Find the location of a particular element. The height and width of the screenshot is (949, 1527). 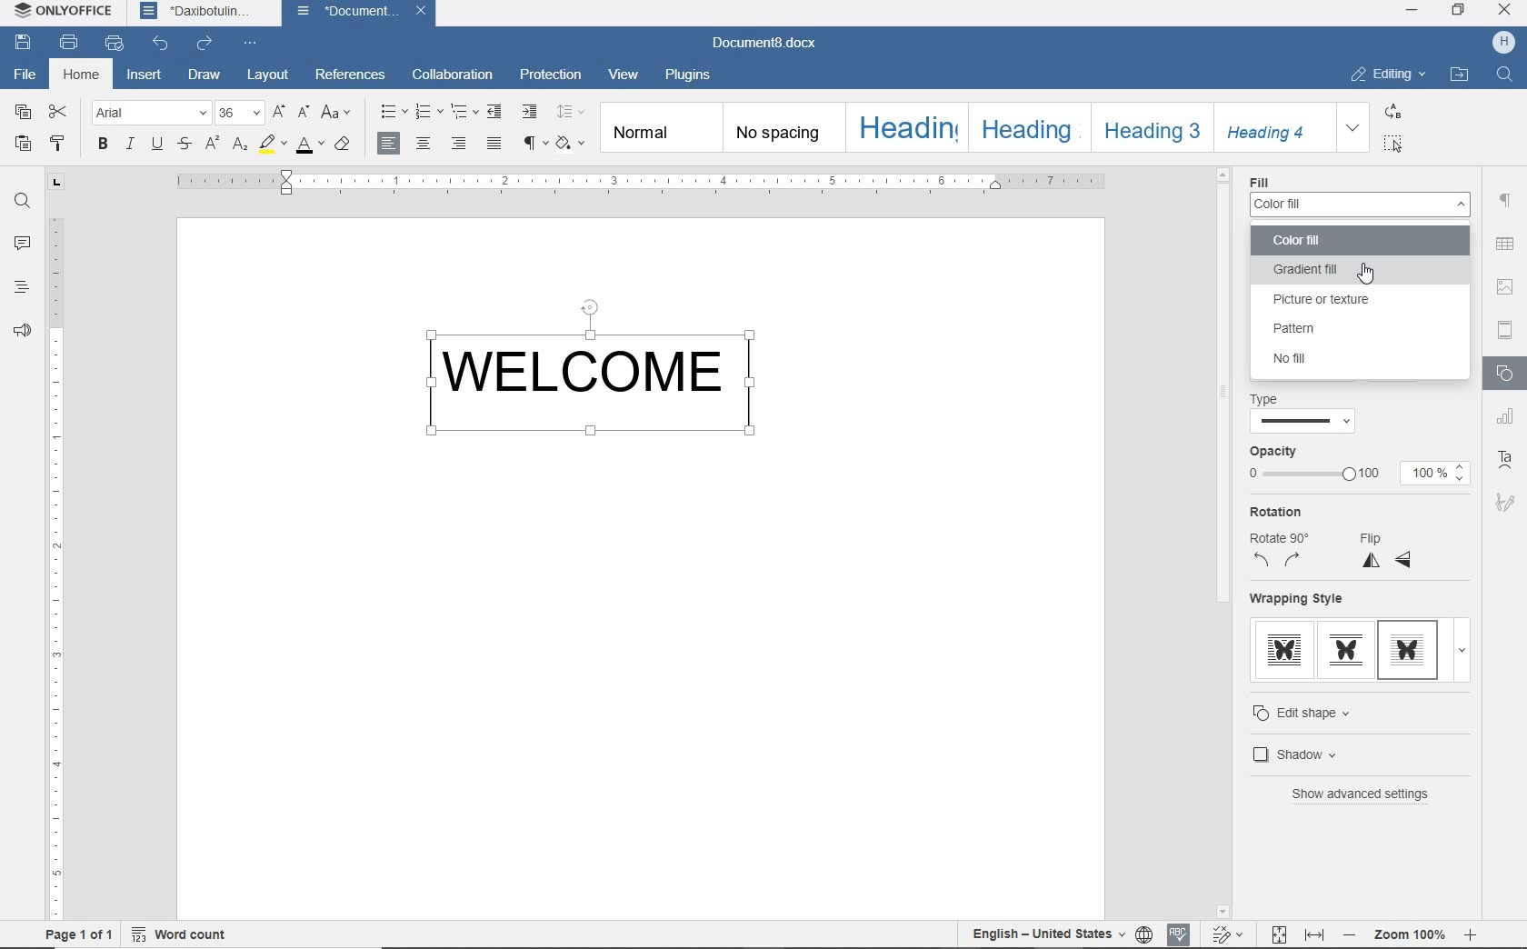

HEADING 3 is located at coordinates (1148, 127).